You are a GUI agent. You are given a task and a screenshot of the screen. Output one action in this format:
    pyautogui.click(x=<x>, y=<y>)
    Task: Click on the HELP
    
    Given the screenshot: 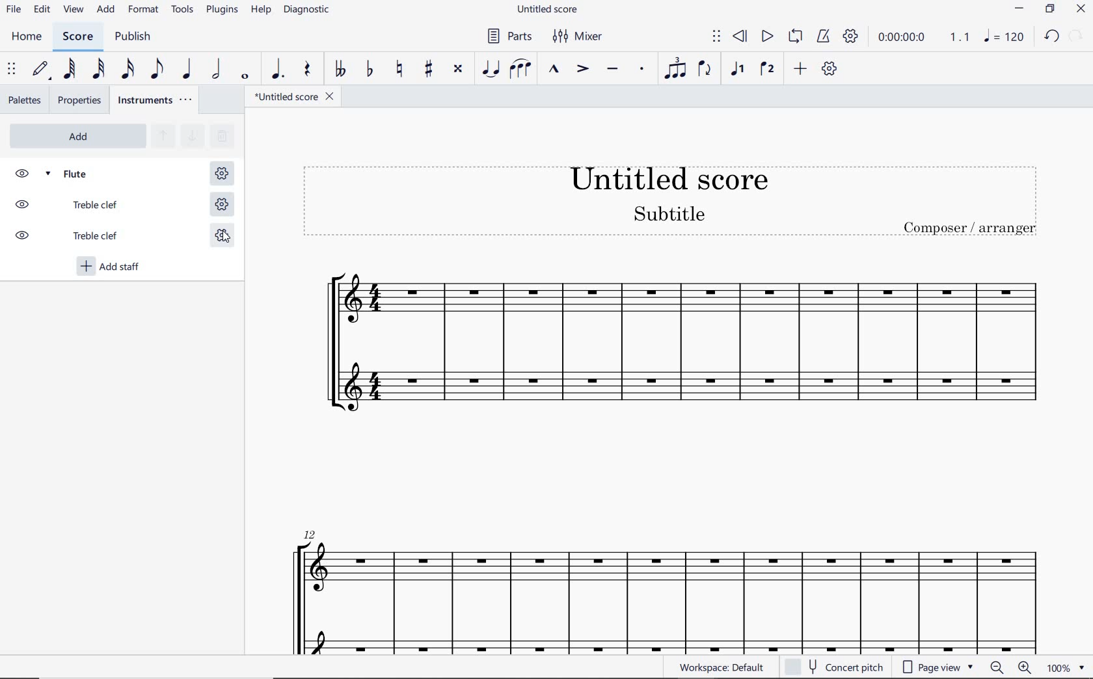 What is the action you would take?
    pyautogui.click(x=262, y=12)
    